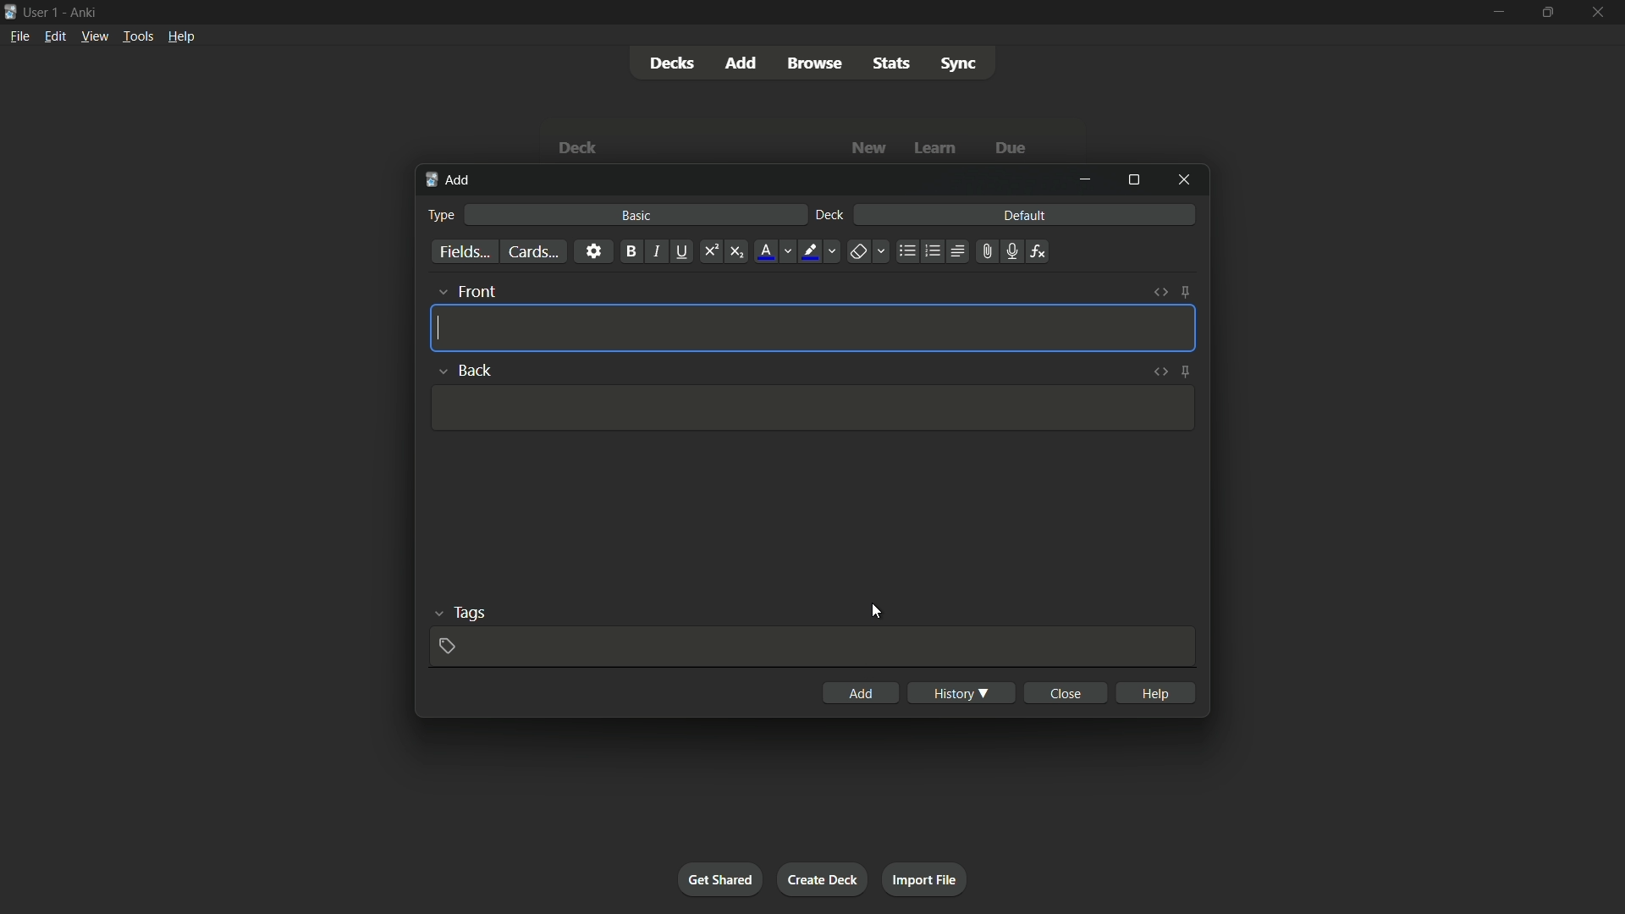 This screenshot has width=1625, height=914. Describe the element at coordinates (821, 252) in the screenshot. I see `highlight text` at that location.